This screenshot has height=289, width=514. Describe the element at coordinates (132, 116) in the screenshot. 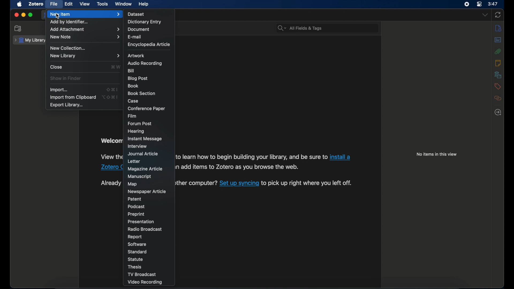

I see `film` at that location.